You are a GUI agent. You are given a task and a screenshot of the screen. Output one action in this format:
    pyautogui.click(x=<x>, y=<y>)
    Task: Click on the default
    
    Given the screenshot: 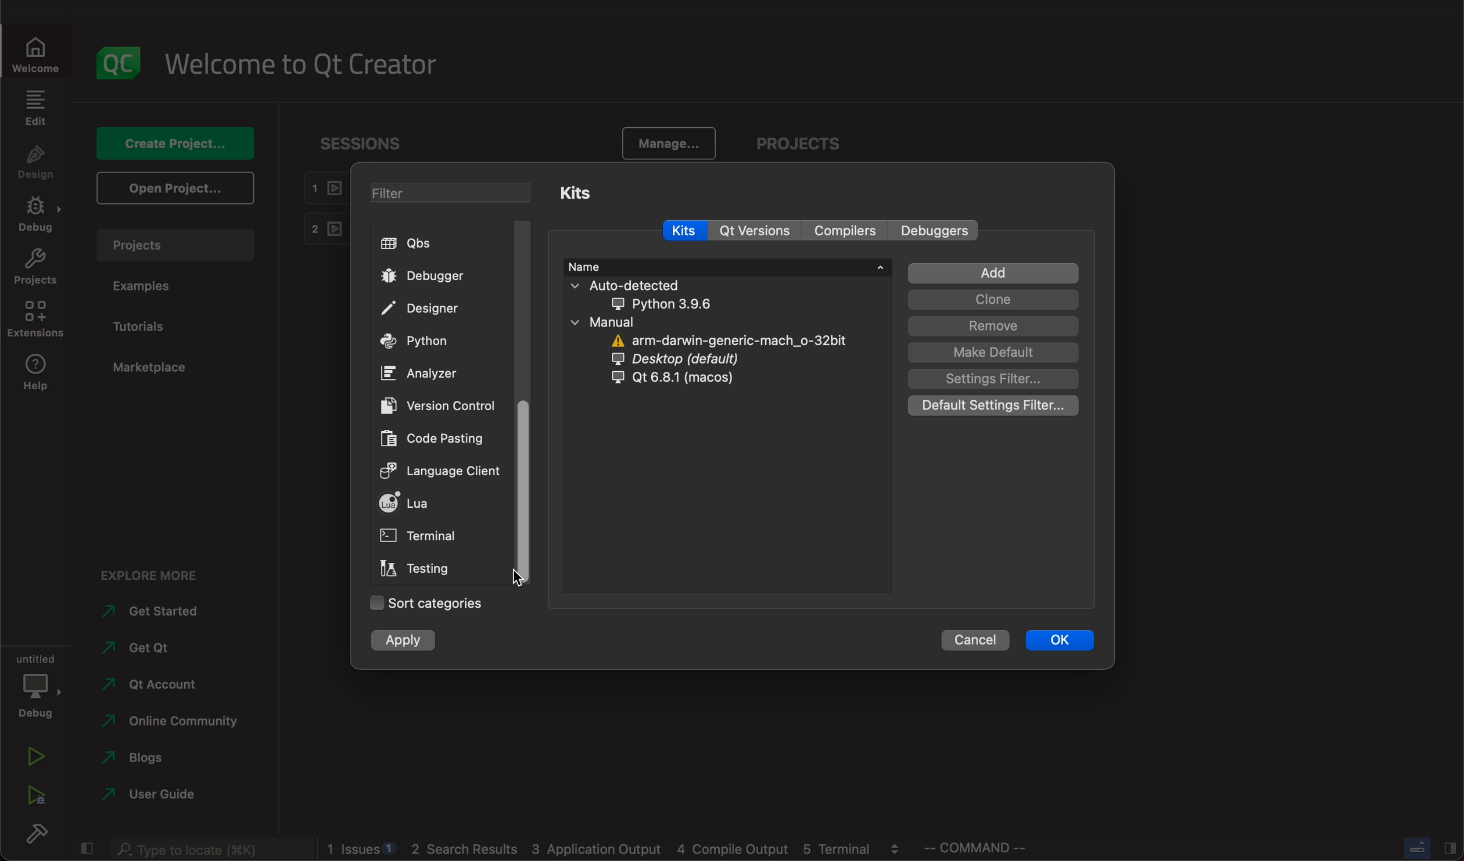 What is the action you would take?
    pyautogui.click(x=993, y=353)
    